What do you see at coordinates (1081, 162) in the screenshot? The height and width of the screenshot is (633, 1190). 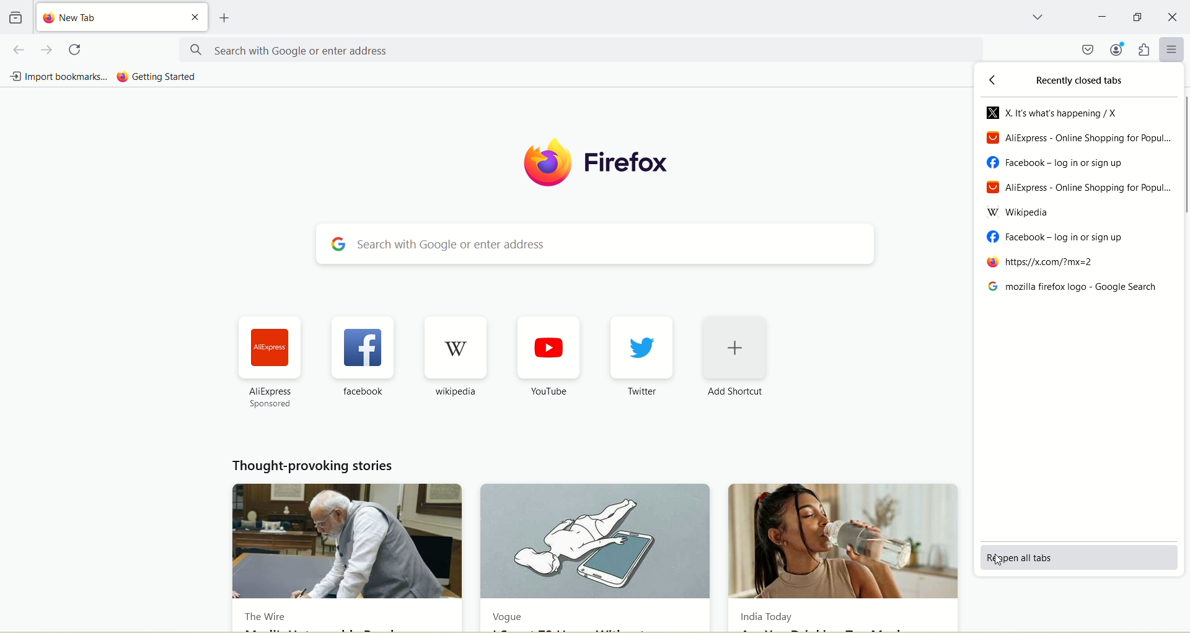 I see `facebook` at bounding box center [1081, 162].